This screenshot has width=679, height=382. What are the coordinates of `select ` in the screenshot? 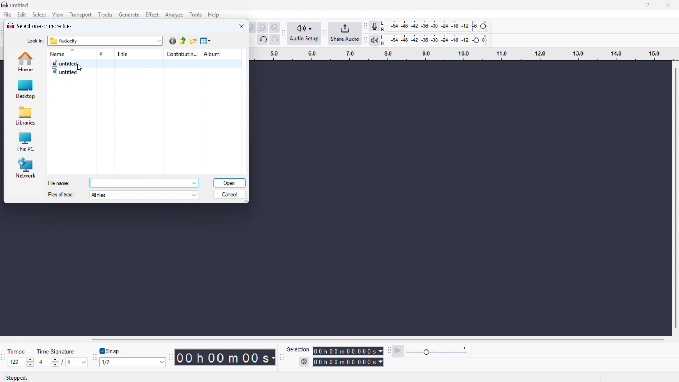 It's located at (40, 15).